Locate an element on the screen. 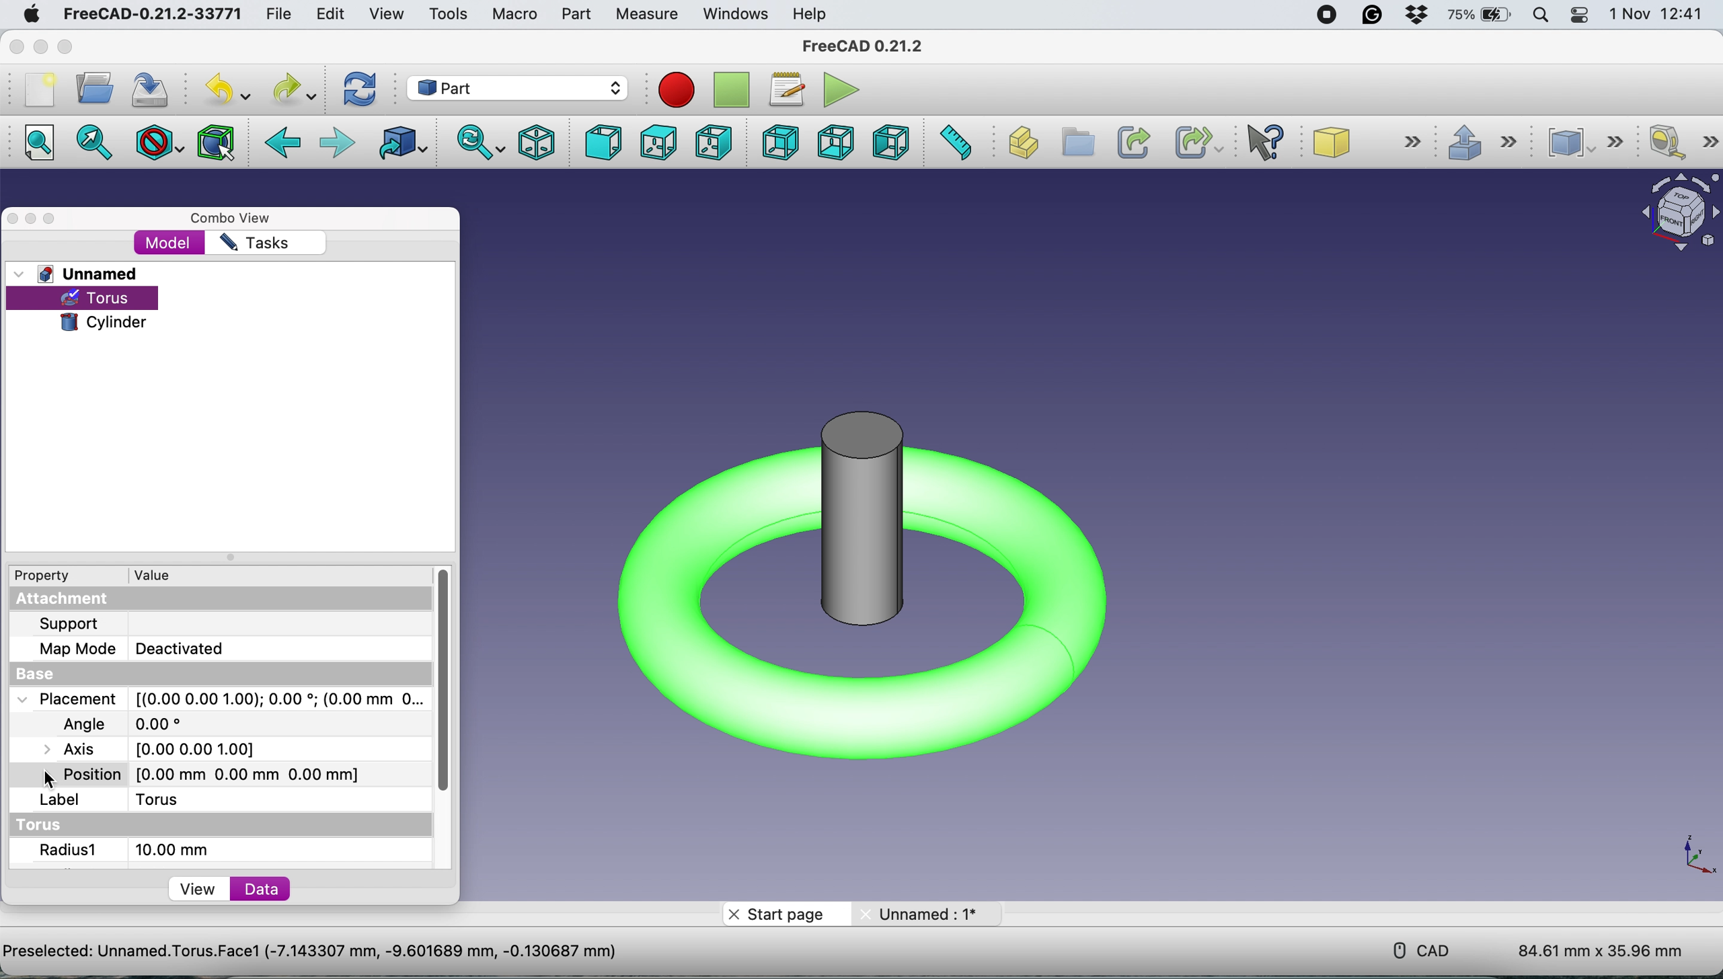  spotlight search is located at coordinates (1543, 16).